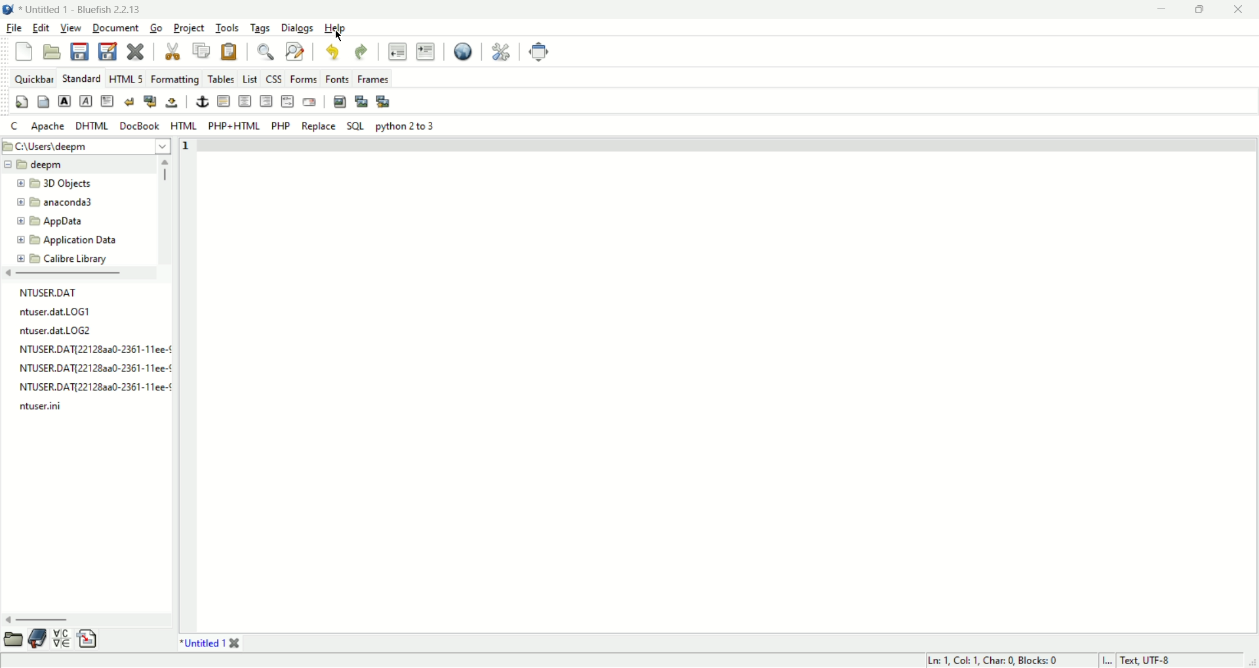  What do you see at coordinates (203, 102) in the screenshot?
I see `anchor` at bounding box center [203, 102].